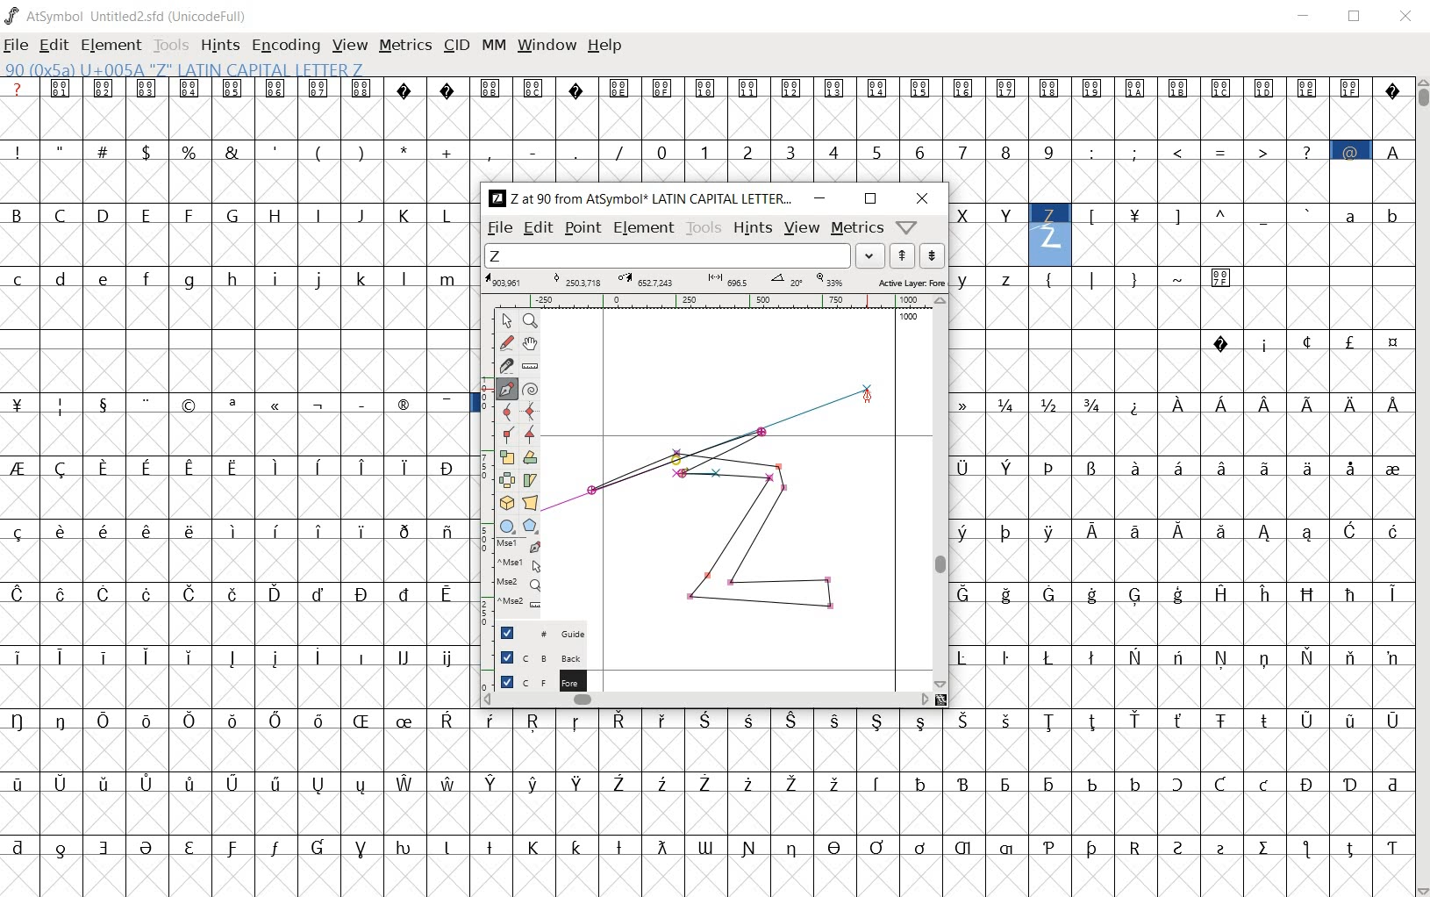 Image resolution: width=1430 pixels, height=897 pixels. What do you see at coordinates (530, 388) in the screenshot?
I see `change whether spiro is active or not` at bounding box center [530, 388].